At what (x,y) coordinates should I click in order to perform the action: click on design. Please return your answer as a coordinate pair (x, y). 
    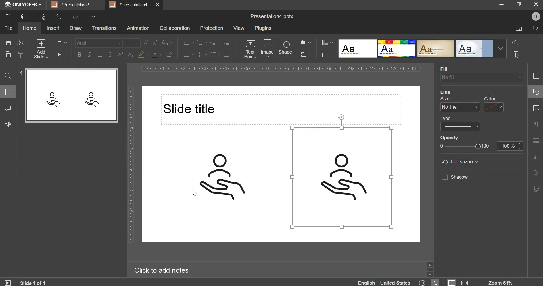
    Looking at the image, I should click on (358, 49).